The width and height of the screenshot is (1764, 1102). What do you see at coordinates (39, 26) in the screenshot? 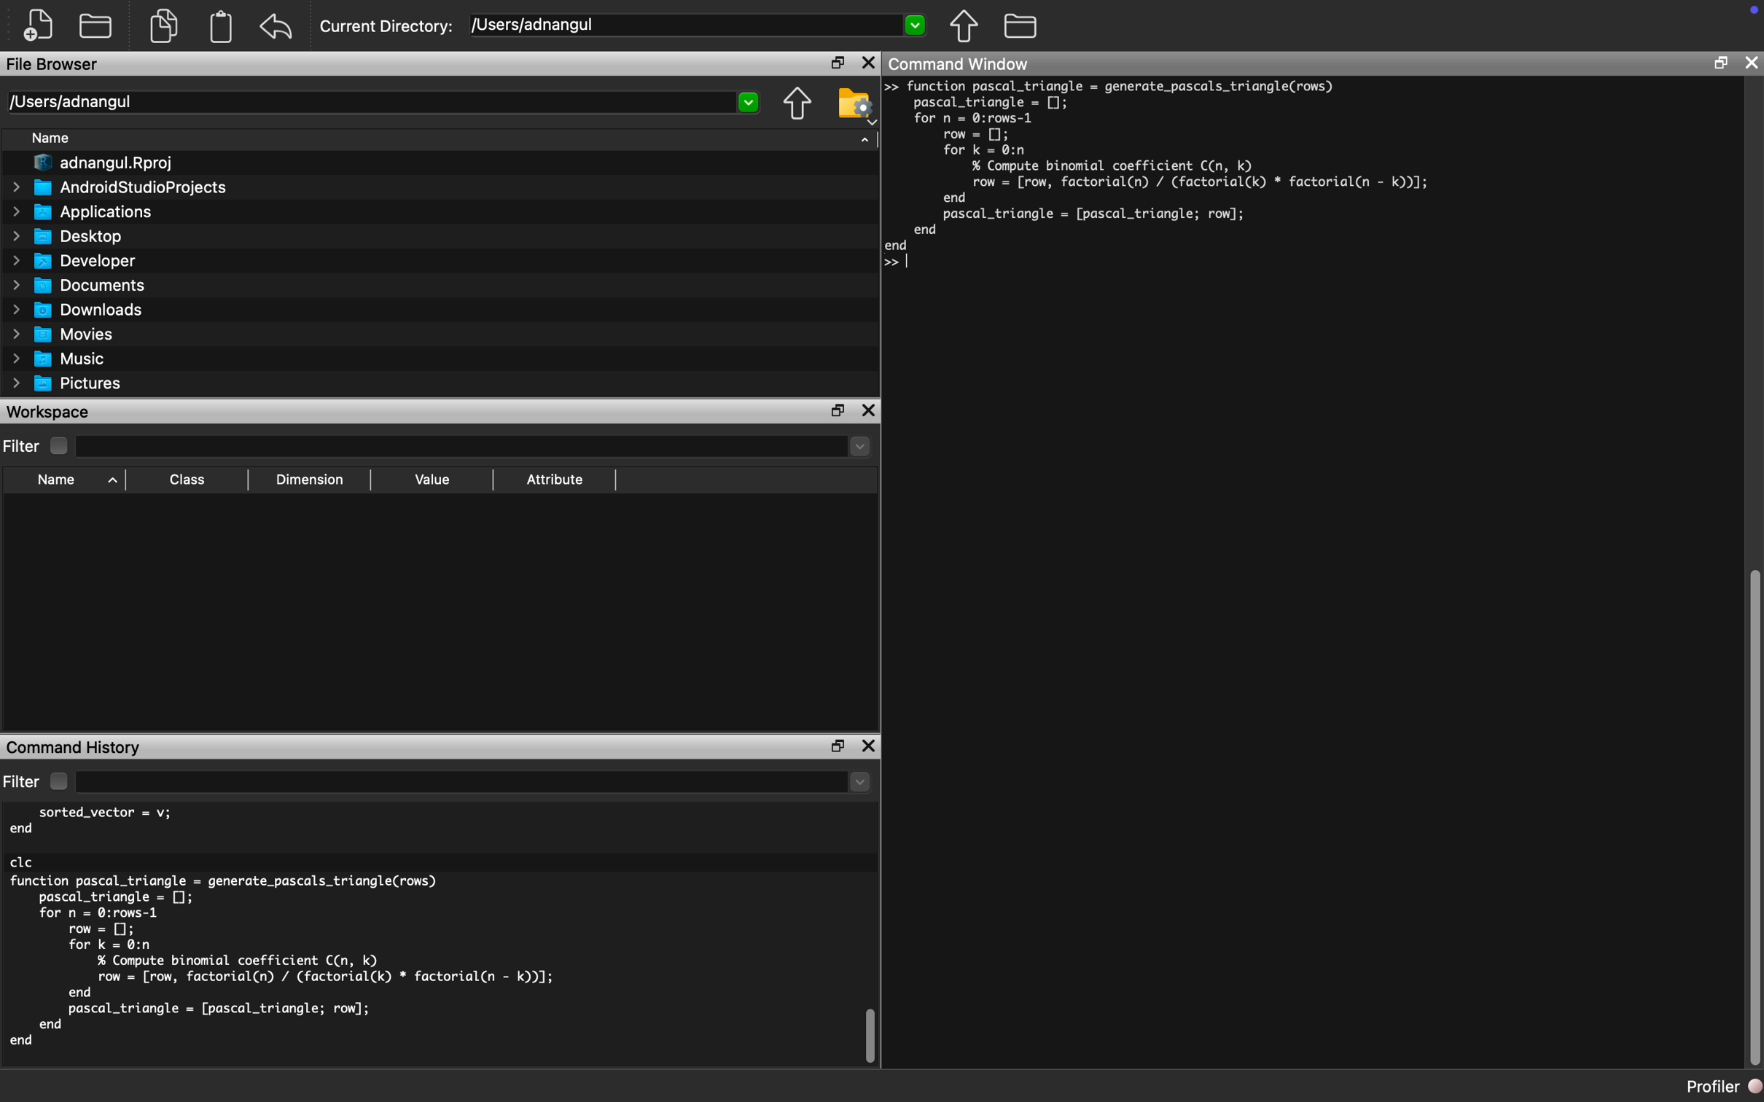
I see `New Document` at bounding box center [39, 26].